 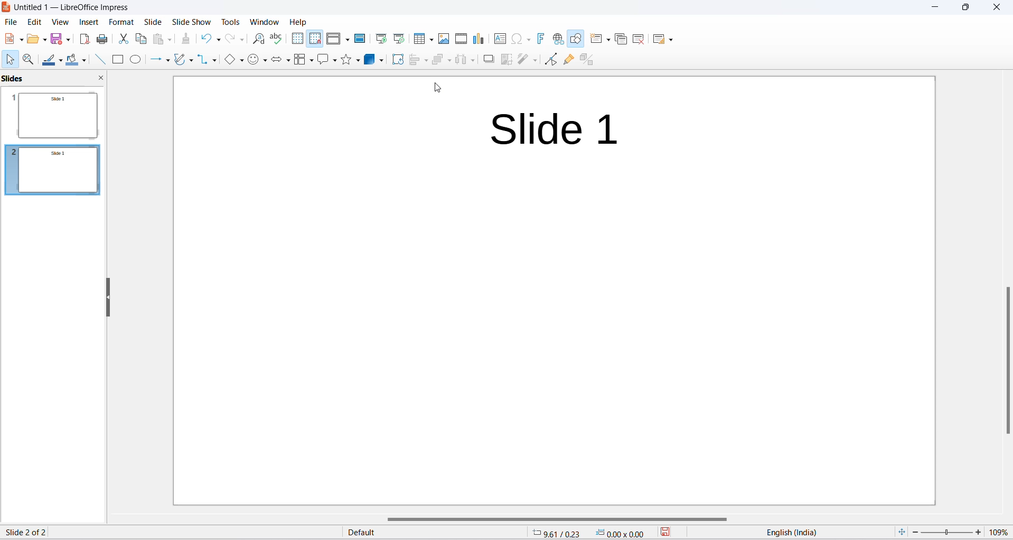 I want to click on insert table, so click(x=422, y=39).